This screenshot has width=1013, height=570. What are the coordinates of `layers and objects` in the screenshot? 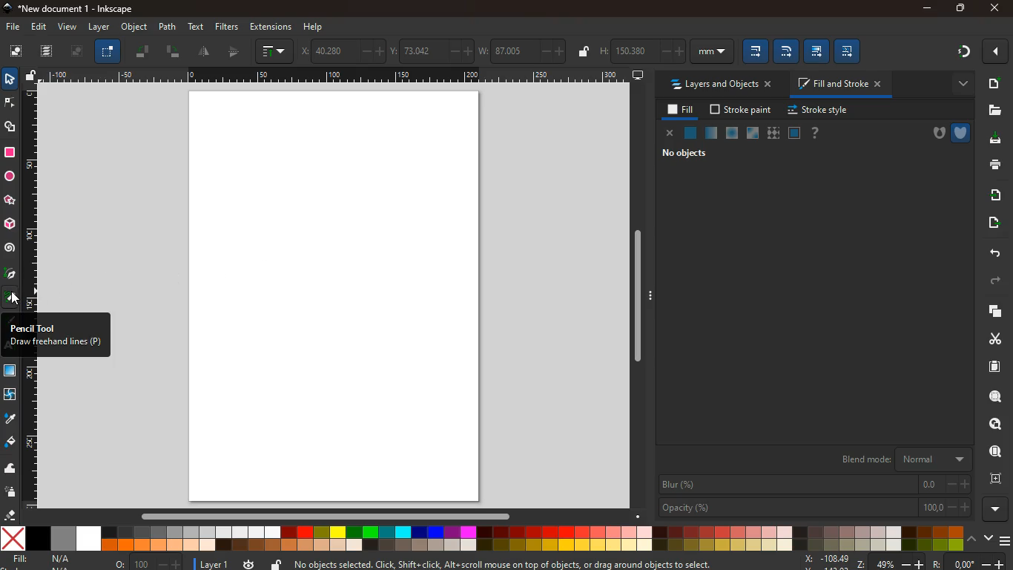 It's located at (719, 84).